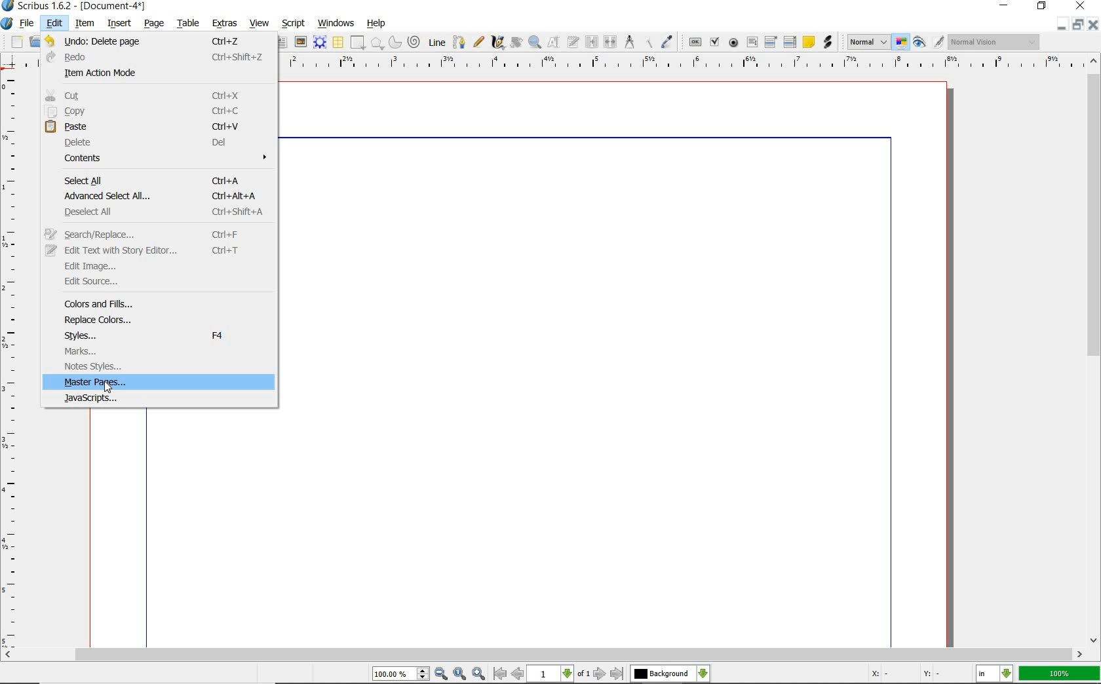  I want to click on copy item properties, so click(649, 41).